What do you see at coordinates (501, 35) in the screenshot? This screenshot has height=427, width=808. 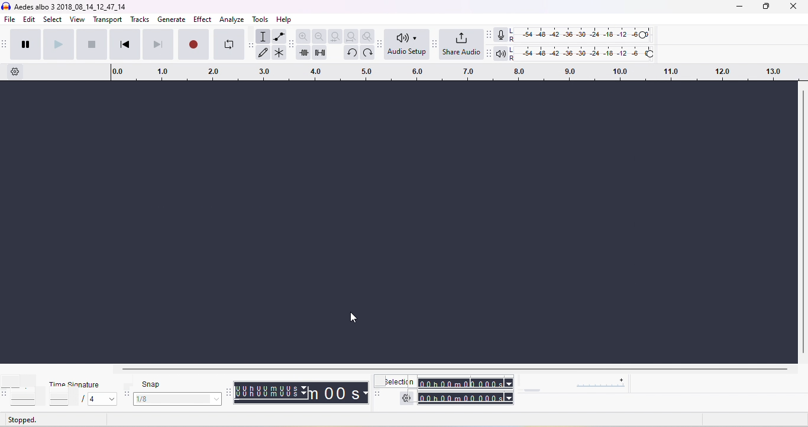 I see `recording meter` at bounding box center [501, 35].